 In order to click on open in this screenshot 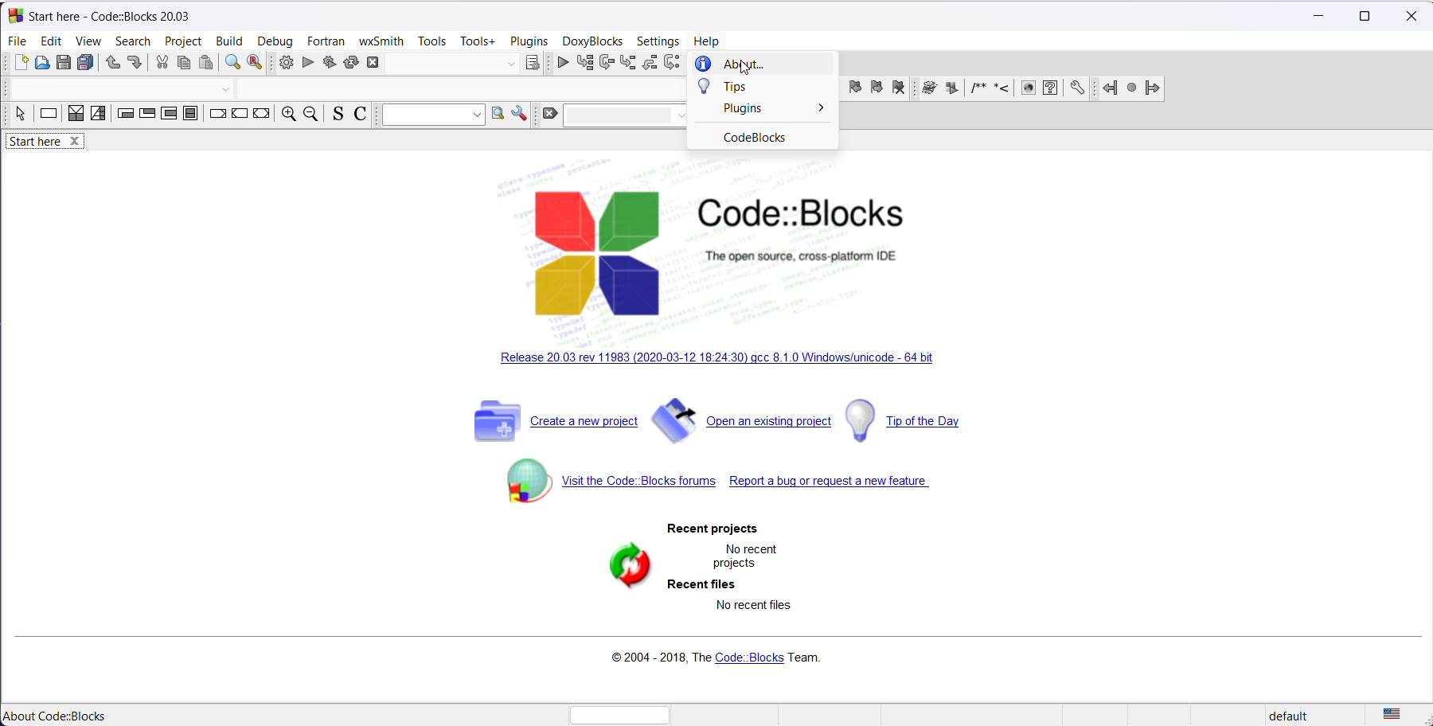, I will do `click(40, 64)`.